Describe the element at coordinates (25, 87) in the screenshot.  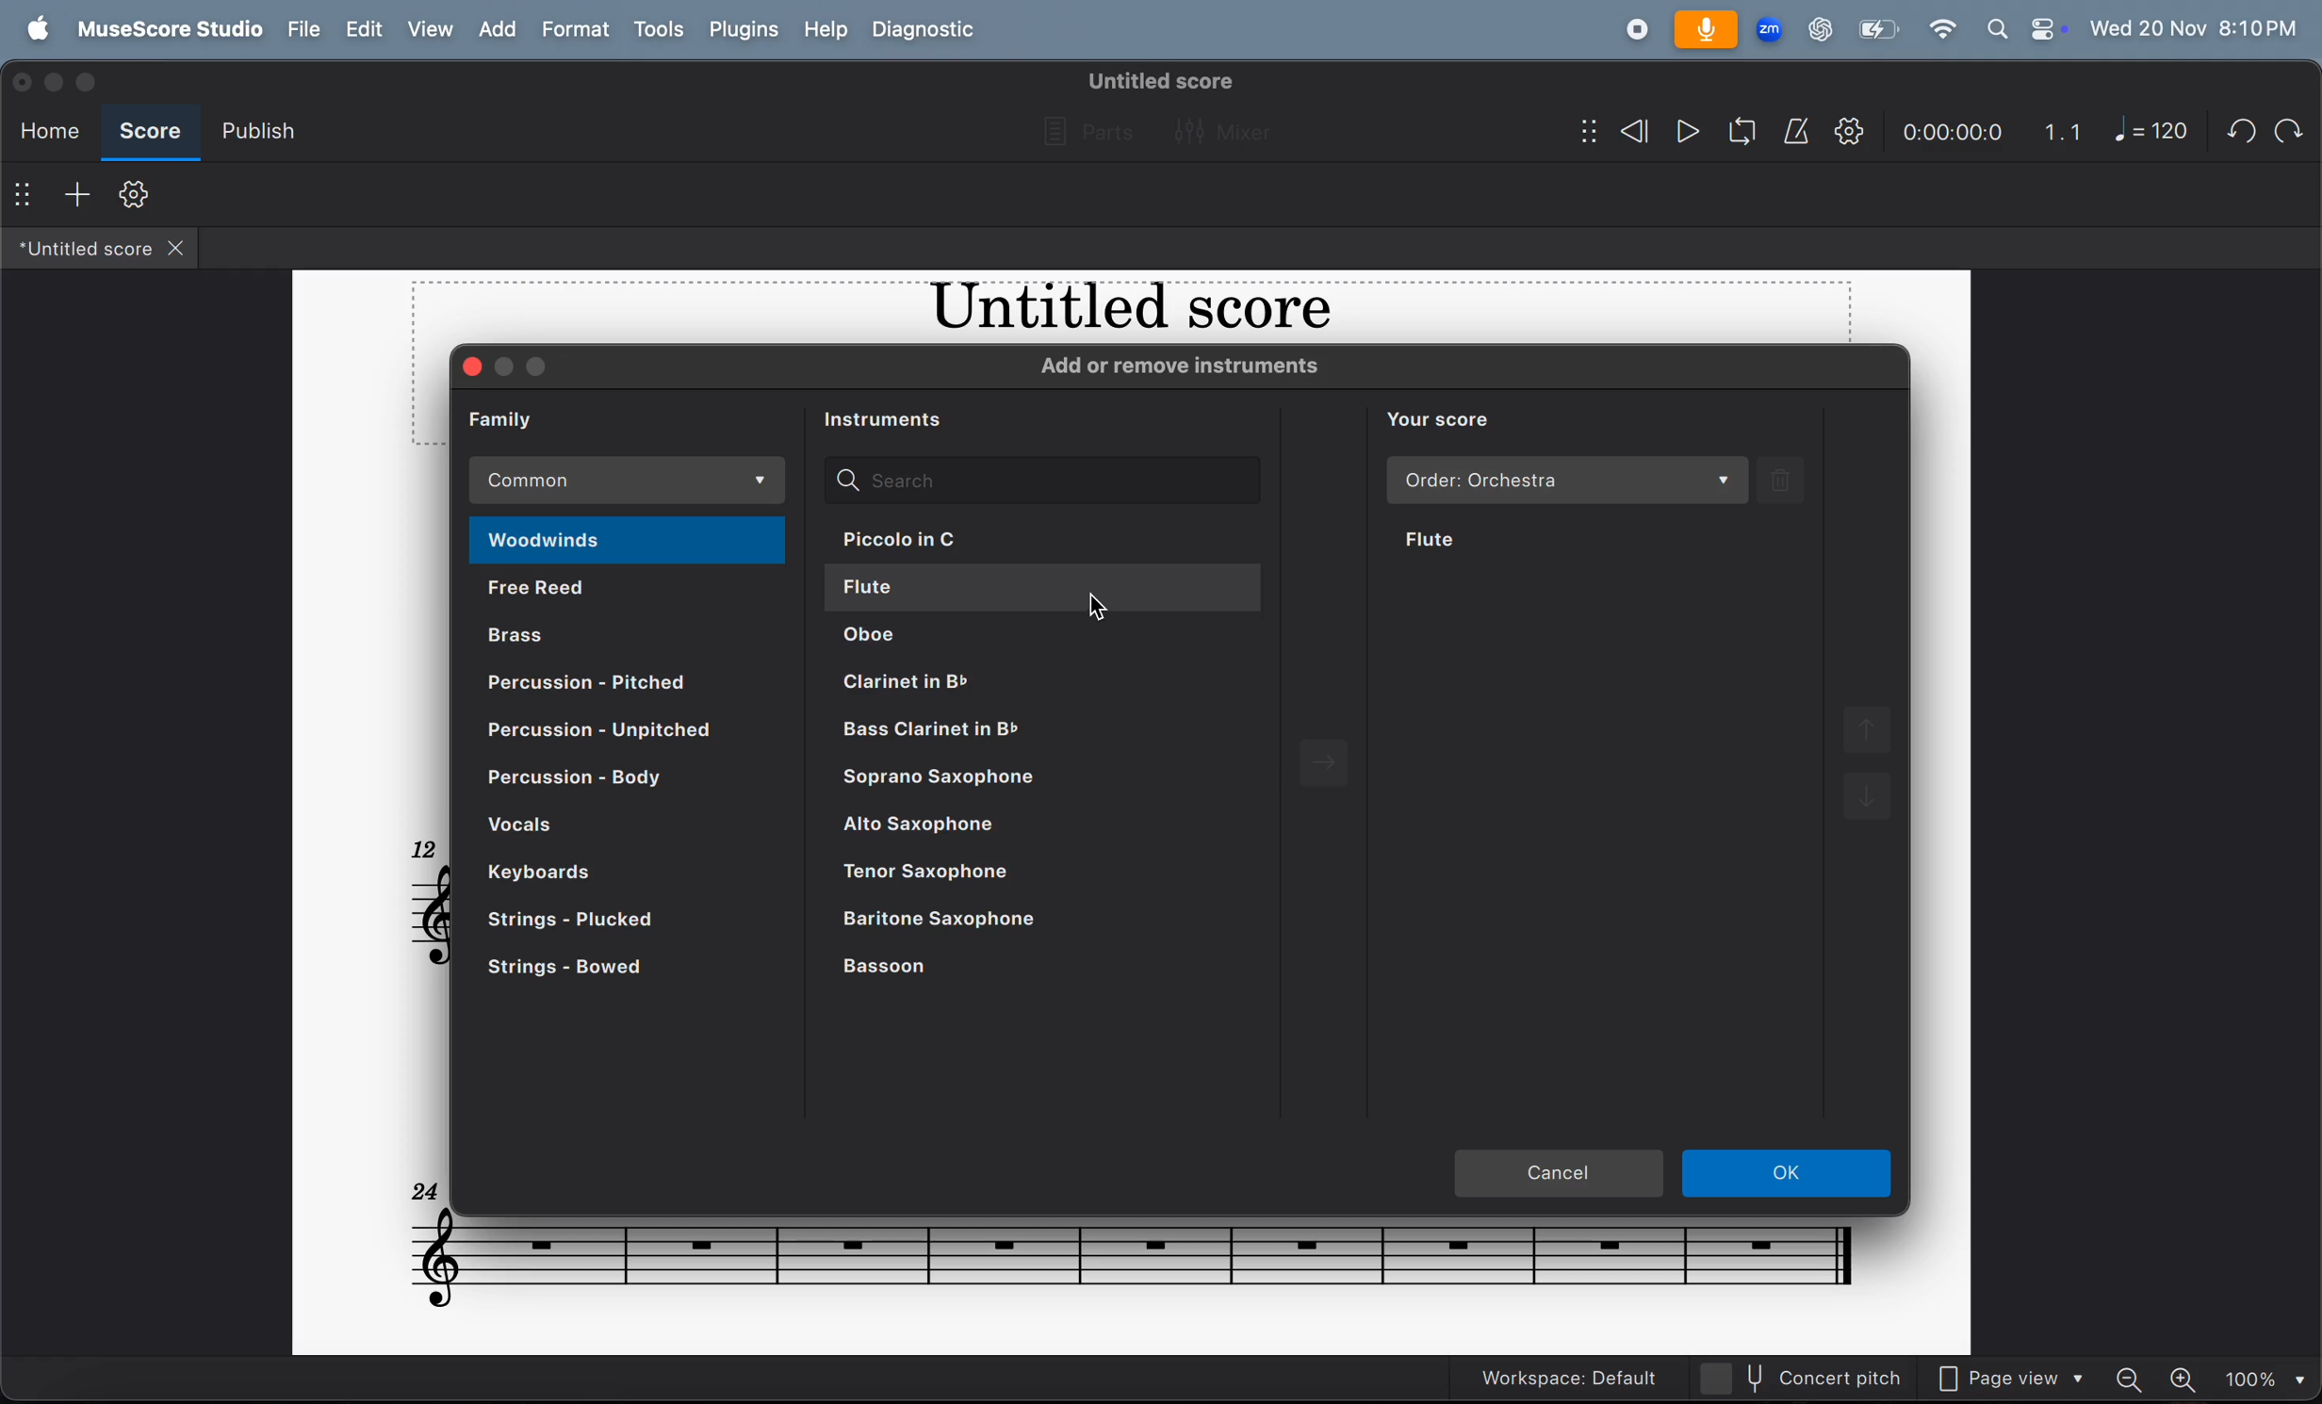
I see `close` at that location.